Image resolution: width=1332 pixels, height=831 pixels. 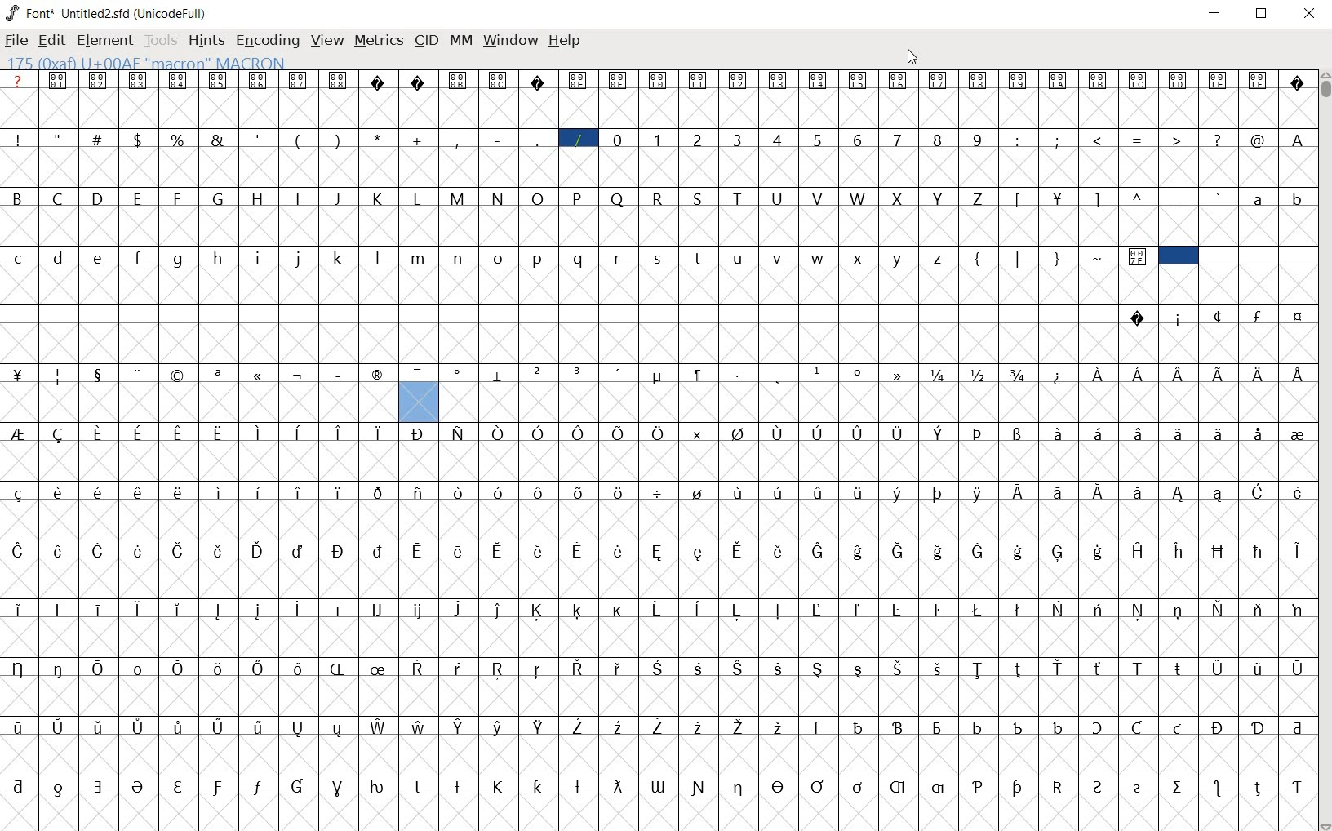 What do you see at coordinates (1218, 788) in the screenshot?
I see `Symbol` at bounding box center [1218, 788].